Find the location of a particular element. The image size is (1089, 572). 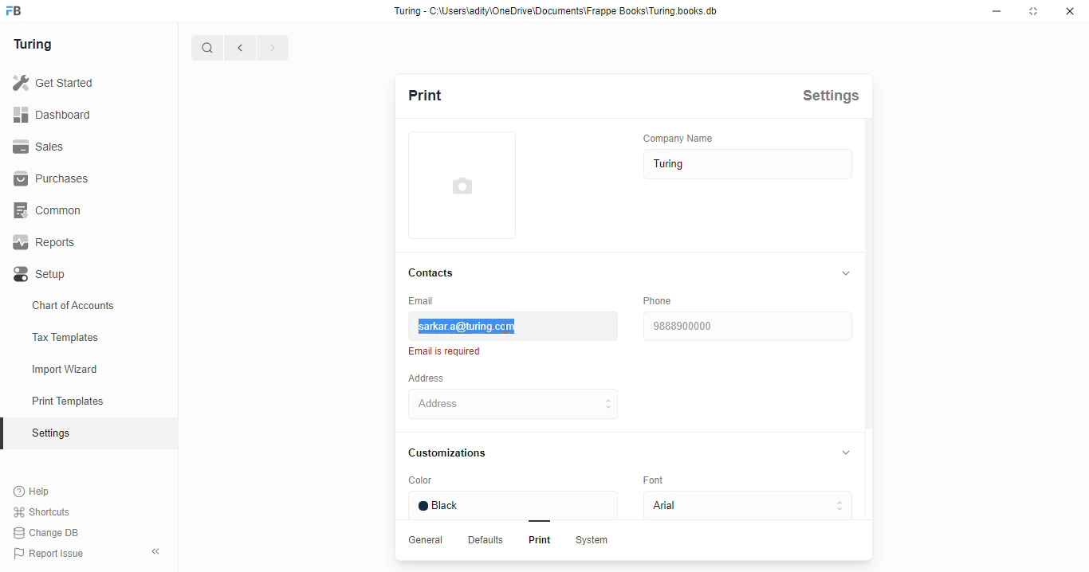

Help is located at coordinates (43, 491).